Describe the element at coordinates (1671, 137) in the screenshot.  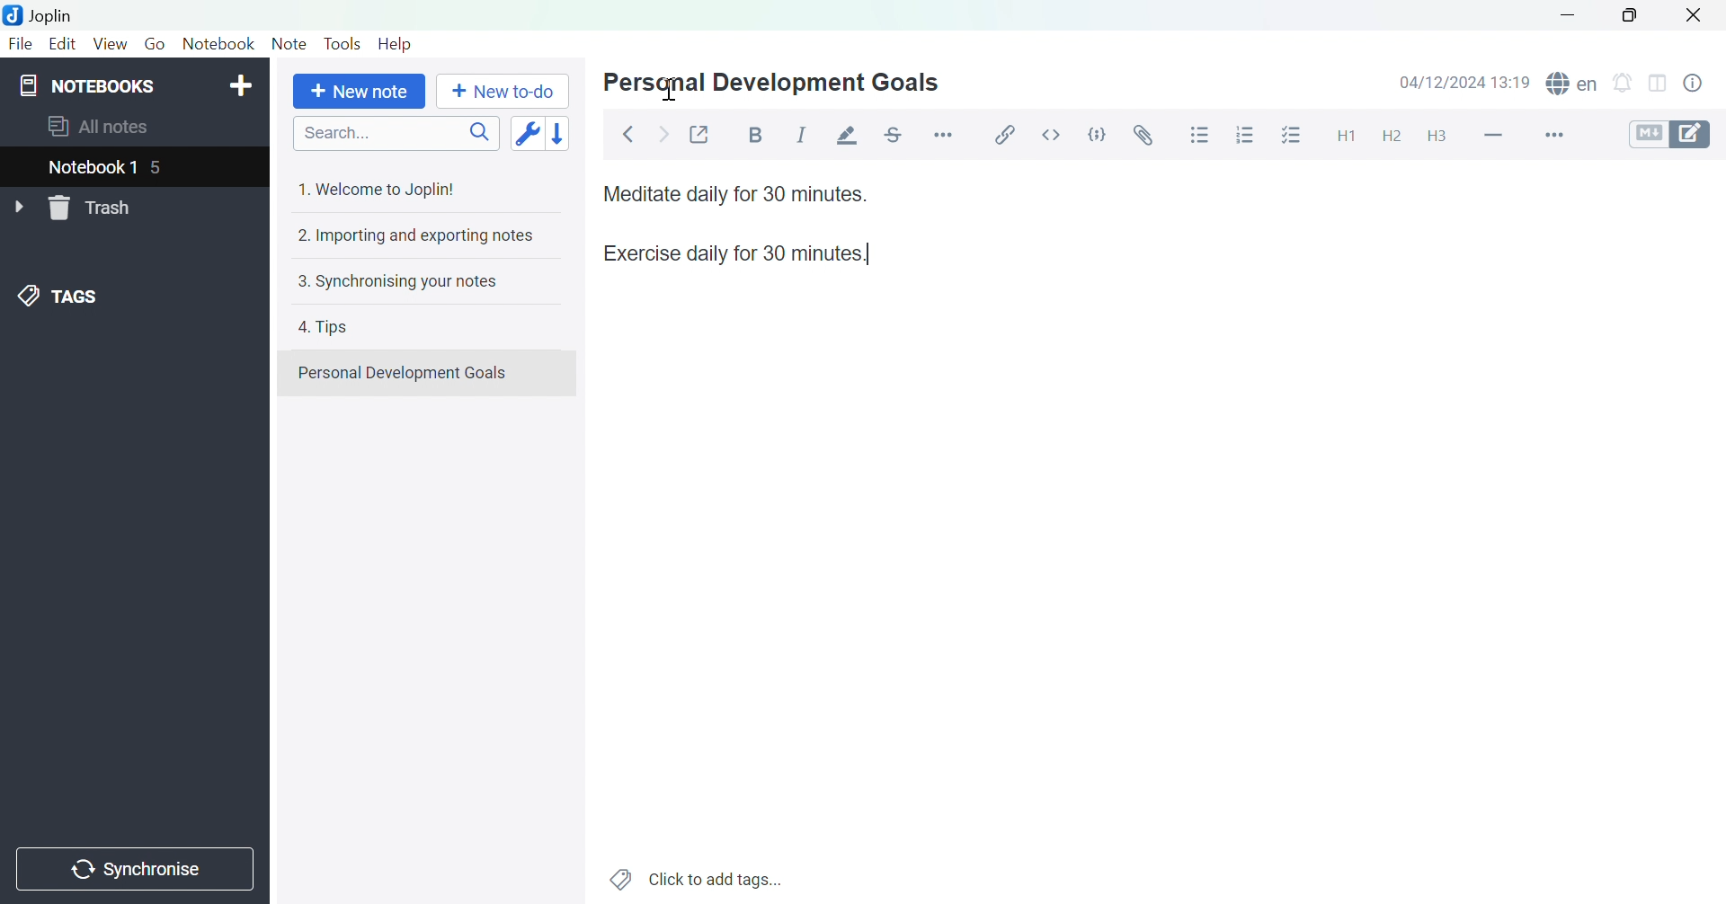
I see `Toggle editors` at that location.